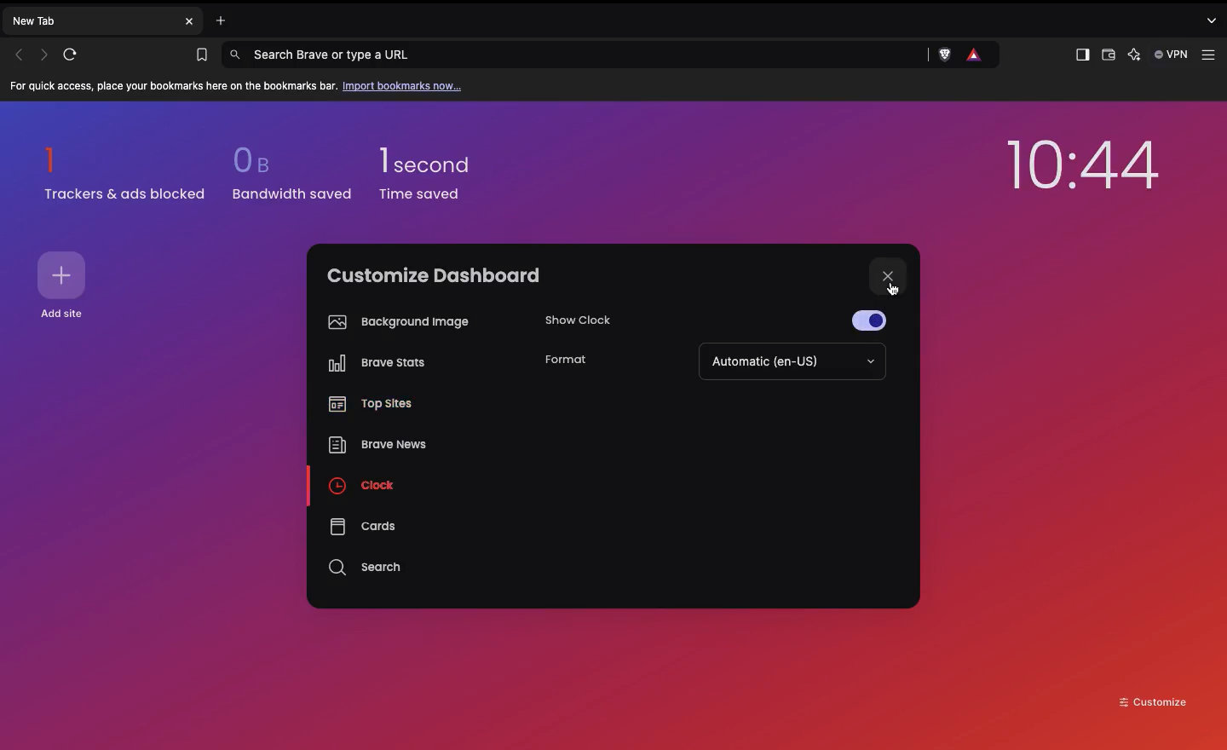  I want to click on Search Brave or type a URL, so click(573, 54).